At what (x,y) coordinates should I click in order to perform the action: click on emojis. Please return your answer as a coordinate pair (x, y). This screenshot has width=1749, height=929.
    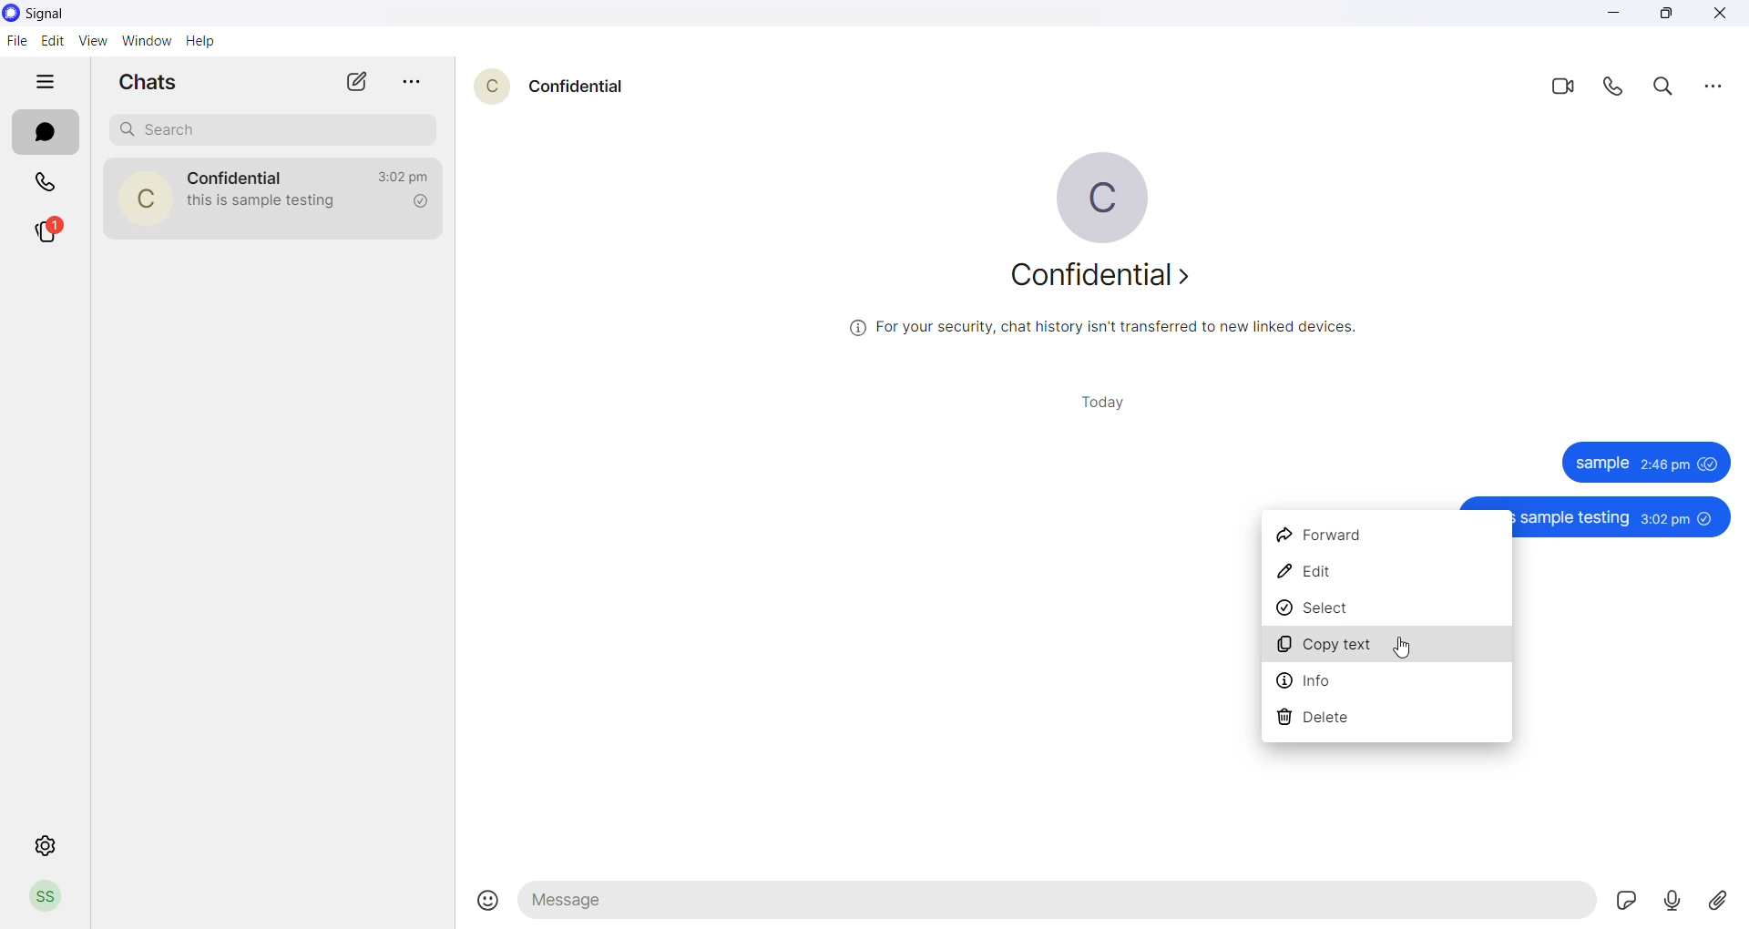
    Looking at the image, I should click on (478, 894).